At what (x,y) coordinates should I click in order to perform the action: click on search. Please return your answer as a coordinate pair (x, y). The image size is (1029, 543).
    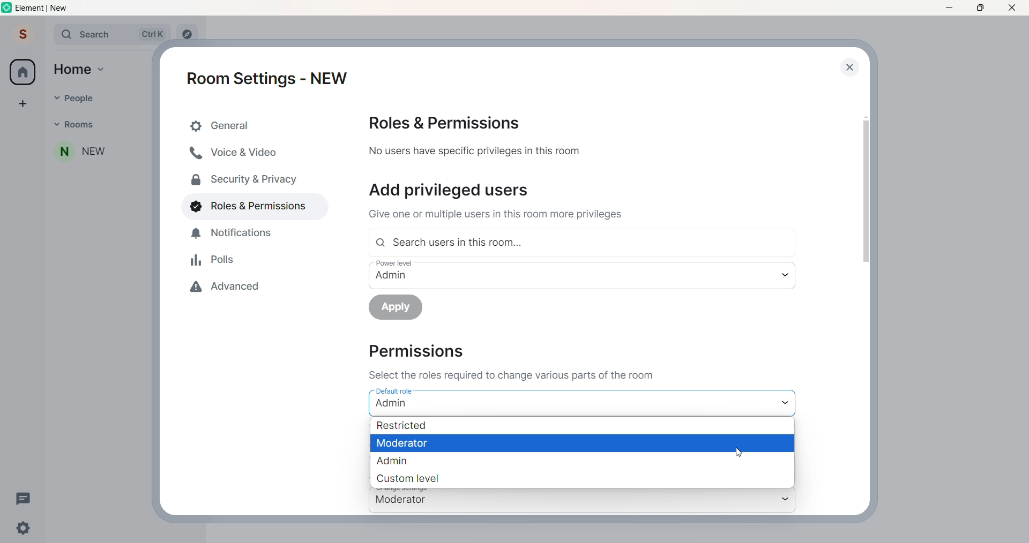
    Looking at the image, I should click on (106, 33).